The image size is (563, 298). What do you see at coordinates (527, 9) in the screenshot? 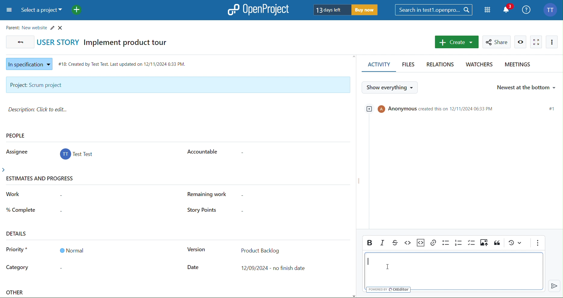
I see `Help` at bounding box center [527, 9].